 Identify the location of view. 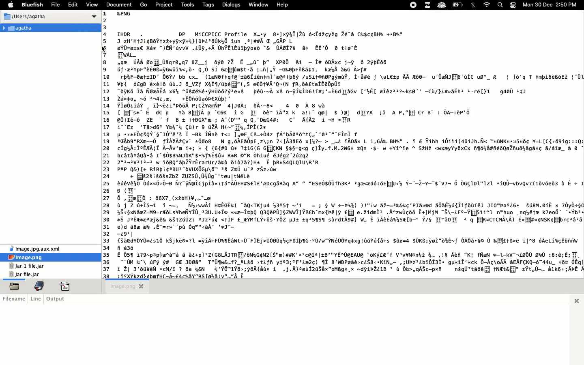
(92, 4).